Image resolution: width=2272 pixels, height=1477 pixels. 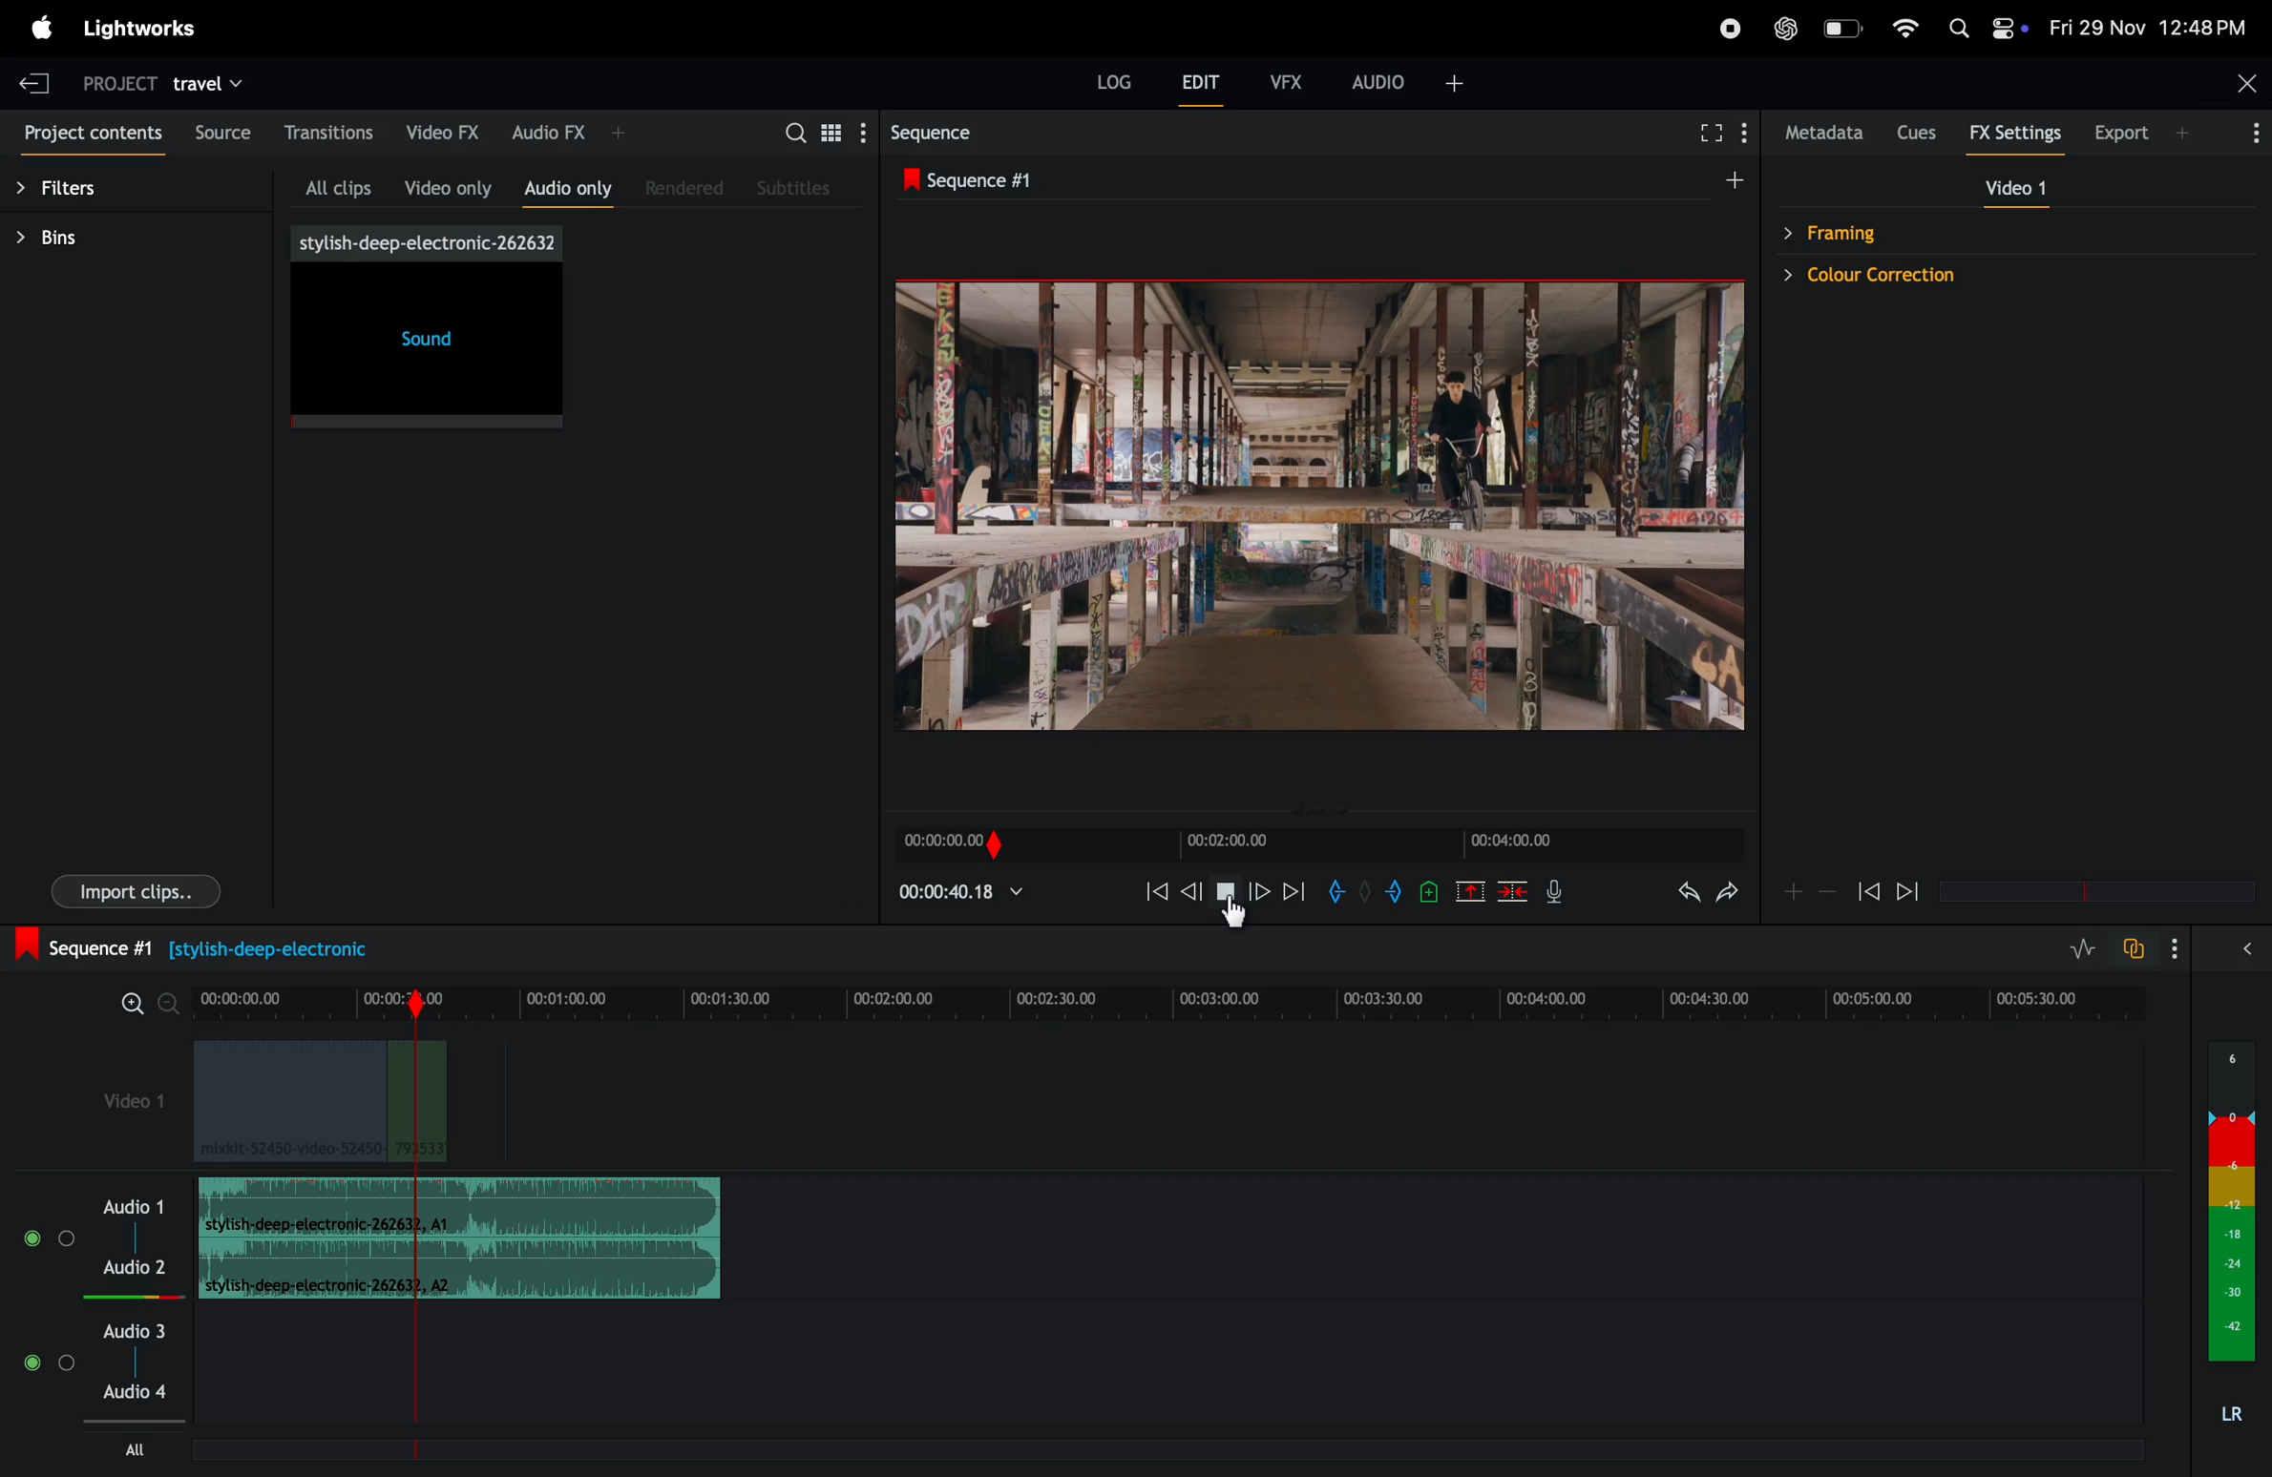 I want to click on vfx, so click(x=1283, y=79).